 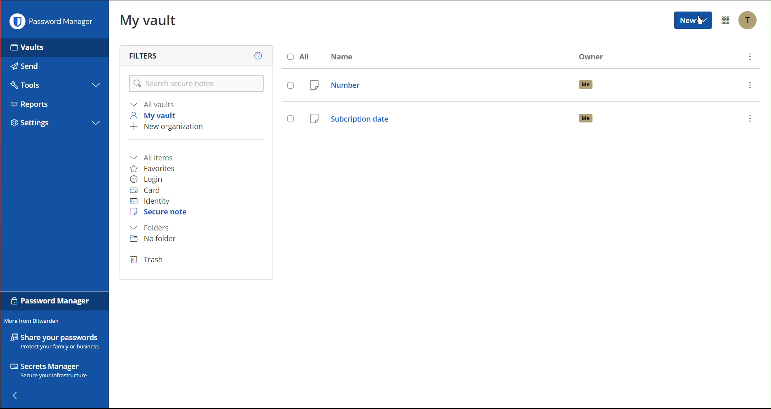 I want to click on Owner, so click(x=592, y=57).